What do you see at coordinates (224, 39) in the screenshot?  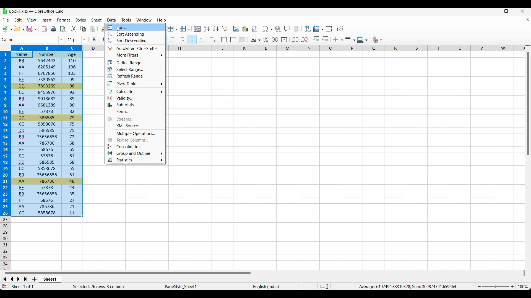 I see `Merge and center or unmerge` at bounding box center [224, 39].